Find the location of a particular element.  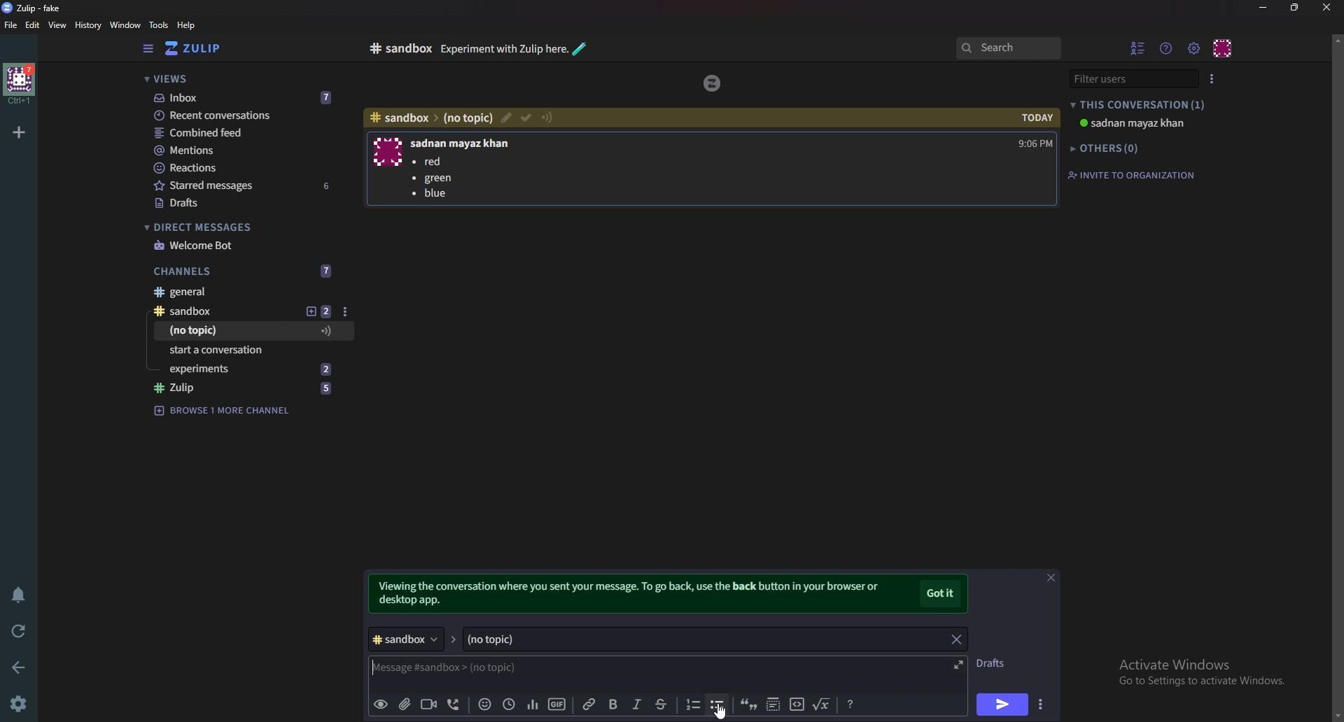

File is located at coordinates (11, 24).